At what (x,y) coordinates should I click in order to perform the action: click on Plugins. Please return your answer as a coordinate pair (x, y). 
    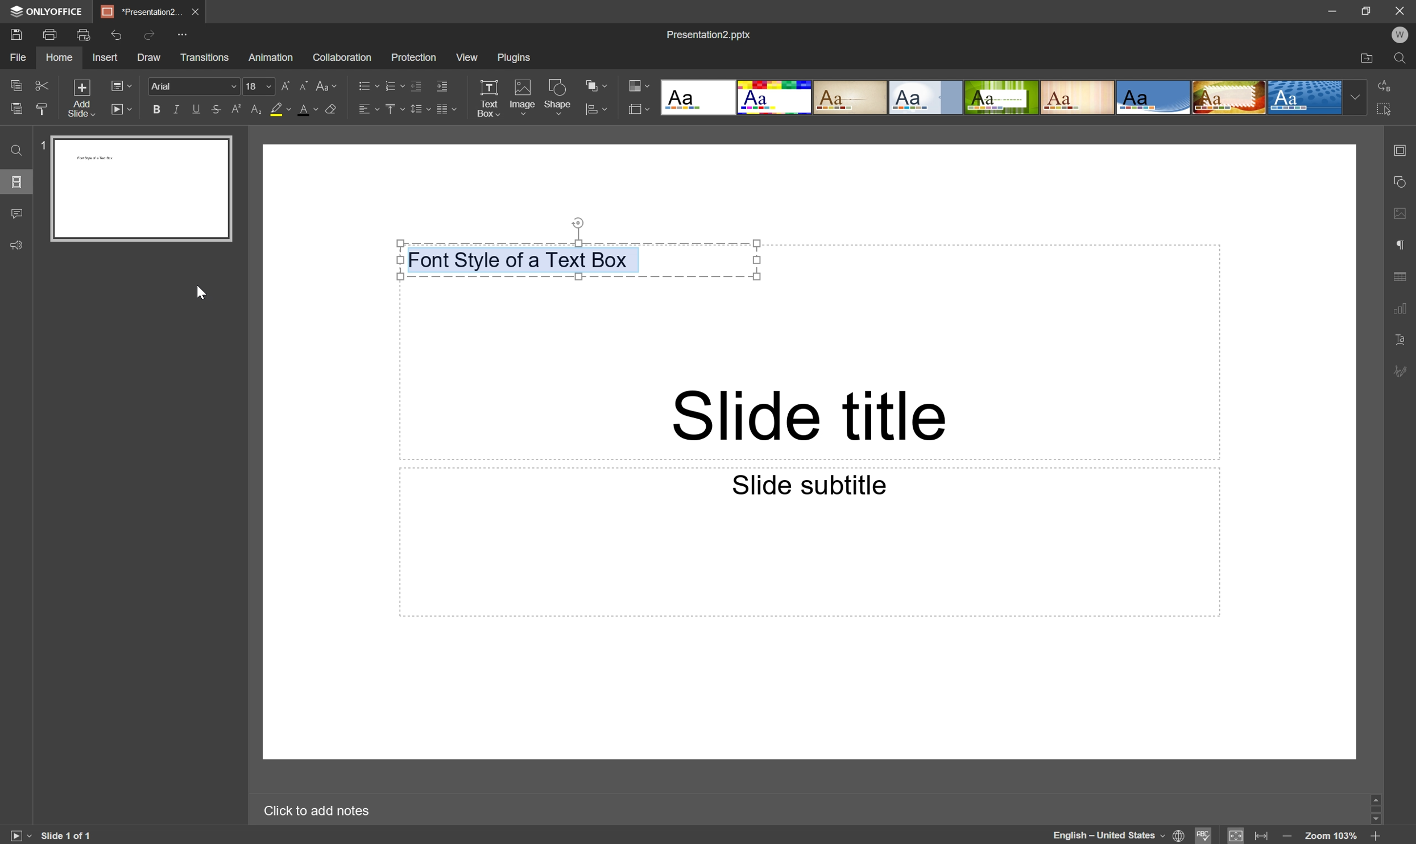
    Looking at the image, I should click on (514, 57).